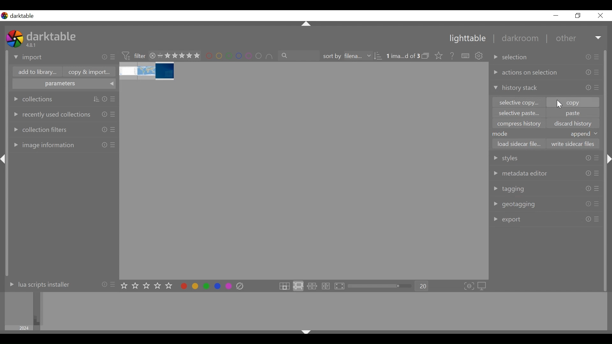 The width and height of the screenshot is (612, 344). I want to click on set star rating, so click(148, 286).